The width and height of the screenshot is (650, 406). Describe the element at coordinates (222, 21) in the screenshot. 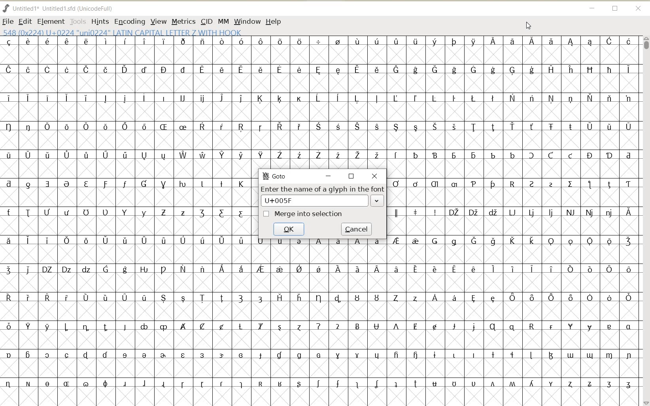

I see `MM` at that location.